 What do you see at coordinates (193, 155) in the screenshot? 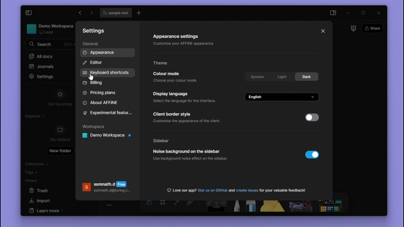
I see `Noise background on the sidebar` at bounding box center [193, 155].